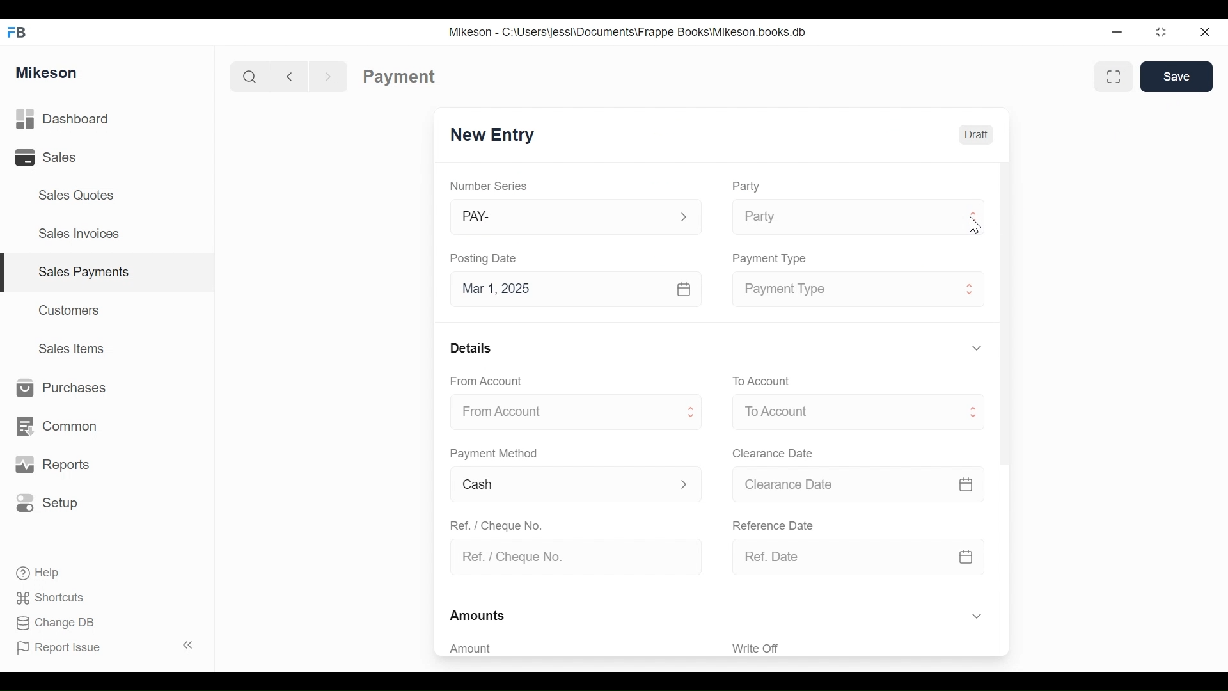 The width and height of the screenshot is (1228, 691). What do you see at coordinates (575, 483) in the screenshot?
I see `Cash` at bounding box center [575, 483].